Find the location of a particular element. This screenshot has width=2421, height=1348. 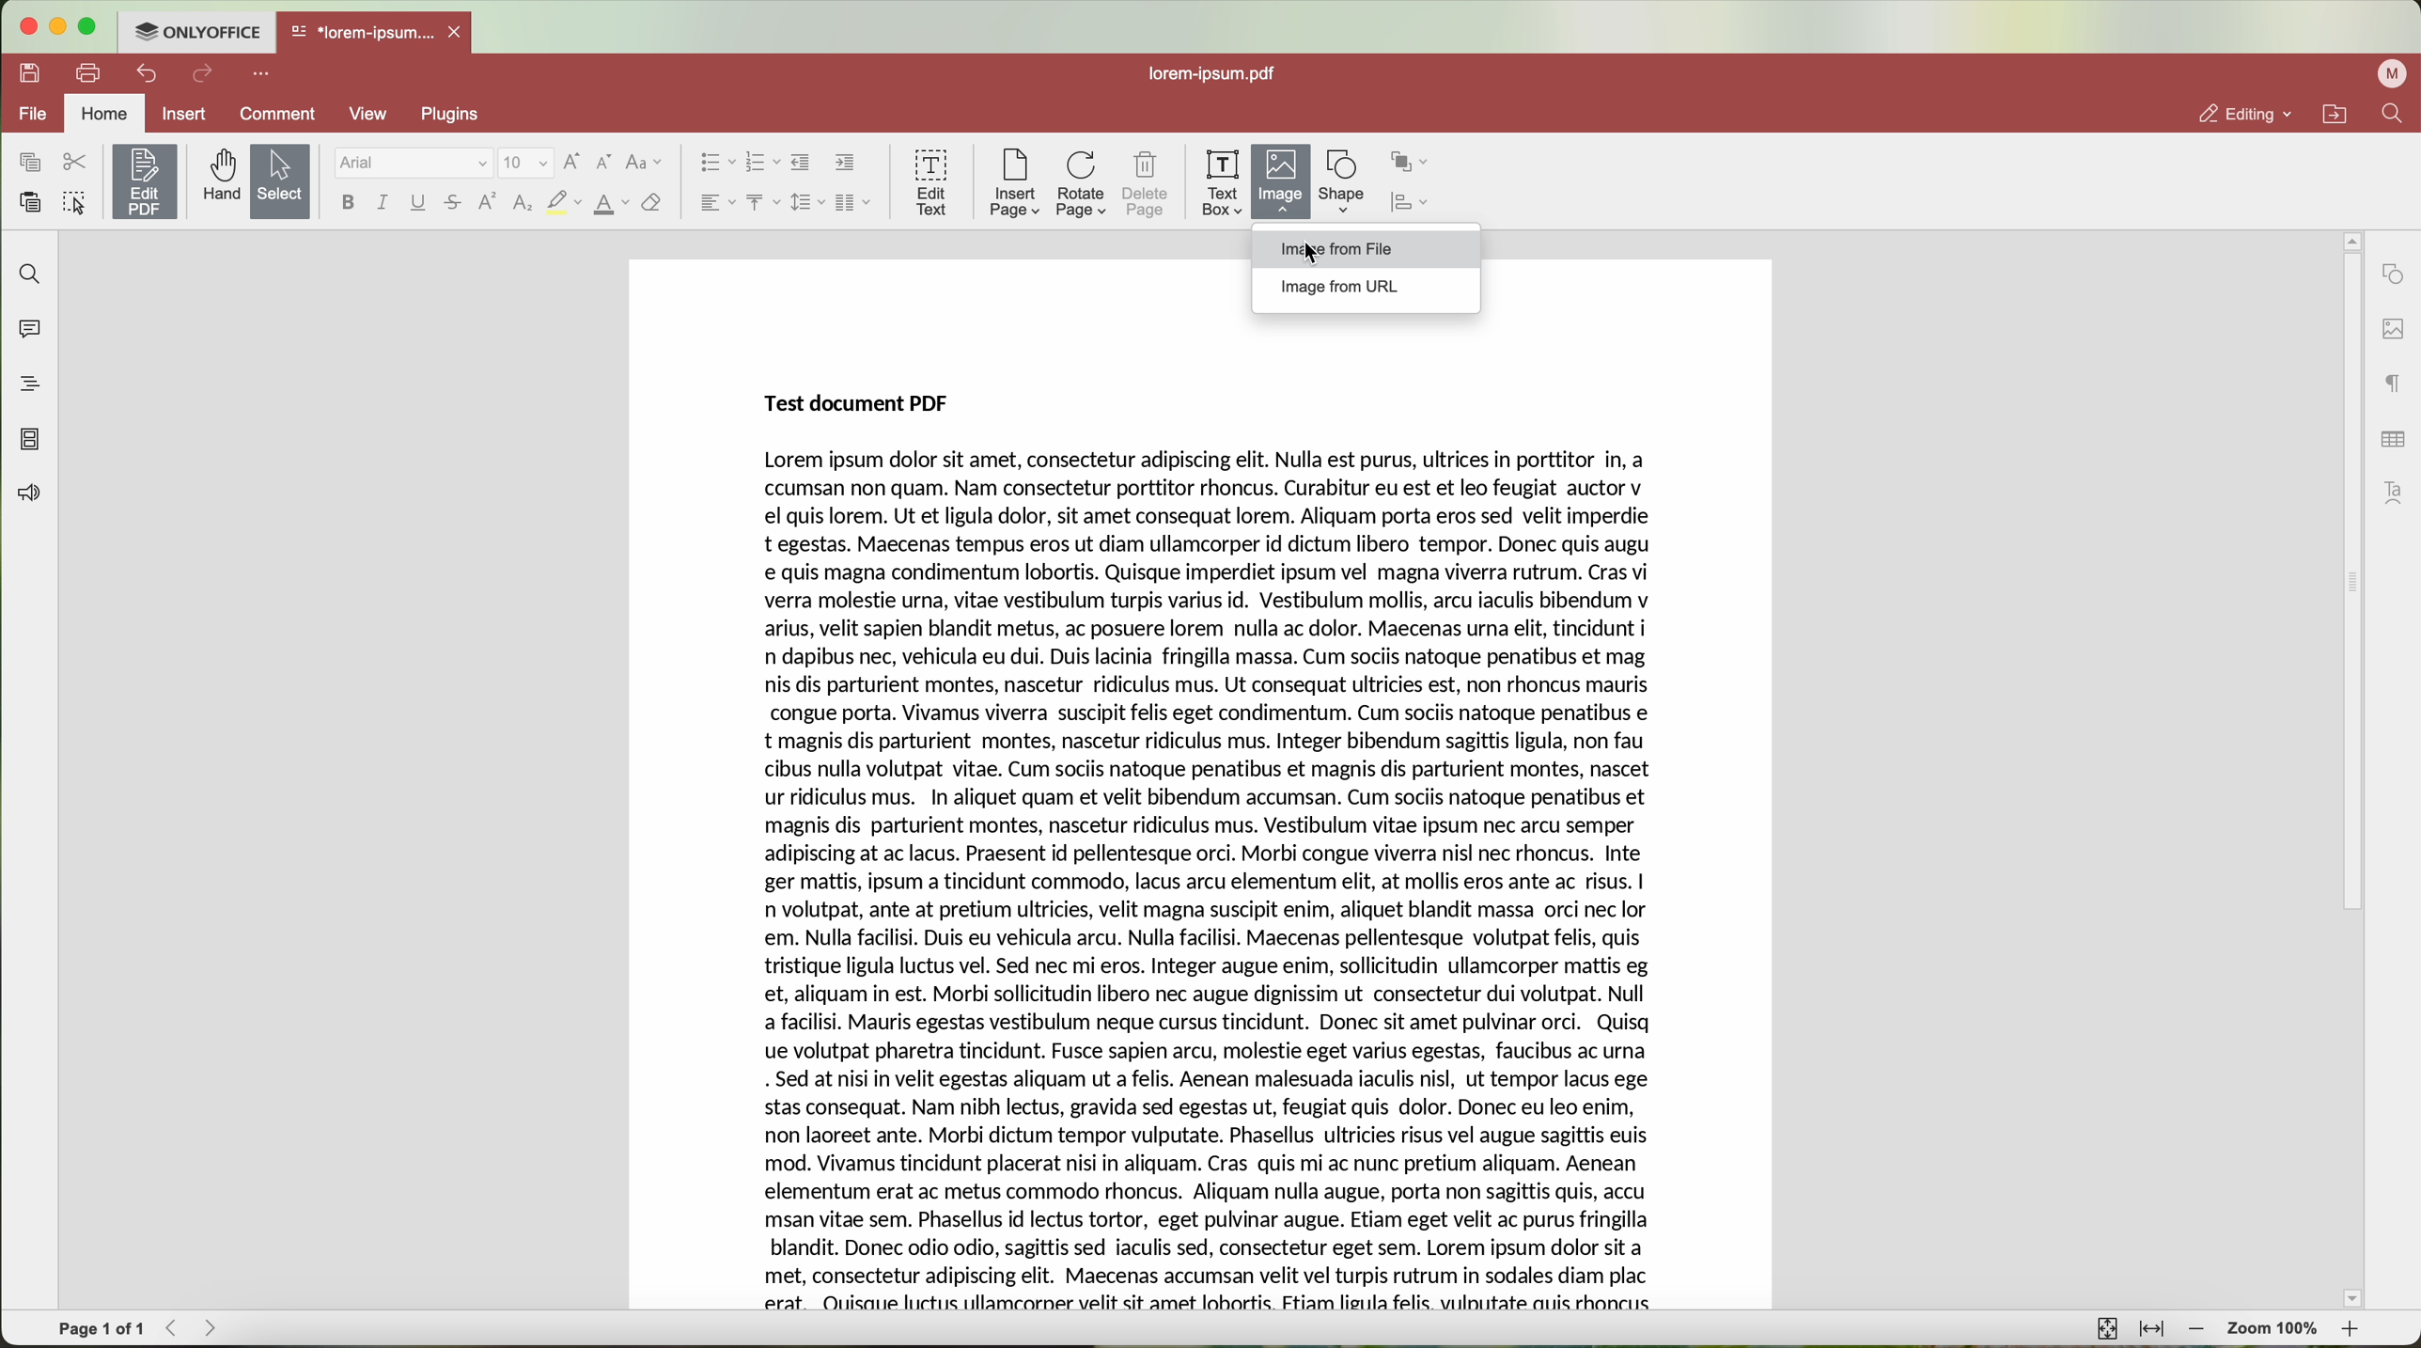

insert page is located at coordinates (1013, 183).